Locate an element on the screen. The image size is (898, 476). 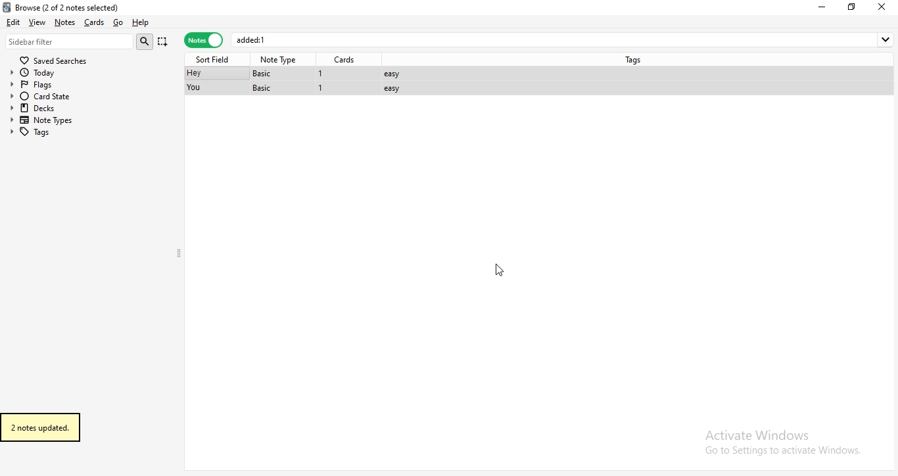
cursor is located at coordinates (498, 272).